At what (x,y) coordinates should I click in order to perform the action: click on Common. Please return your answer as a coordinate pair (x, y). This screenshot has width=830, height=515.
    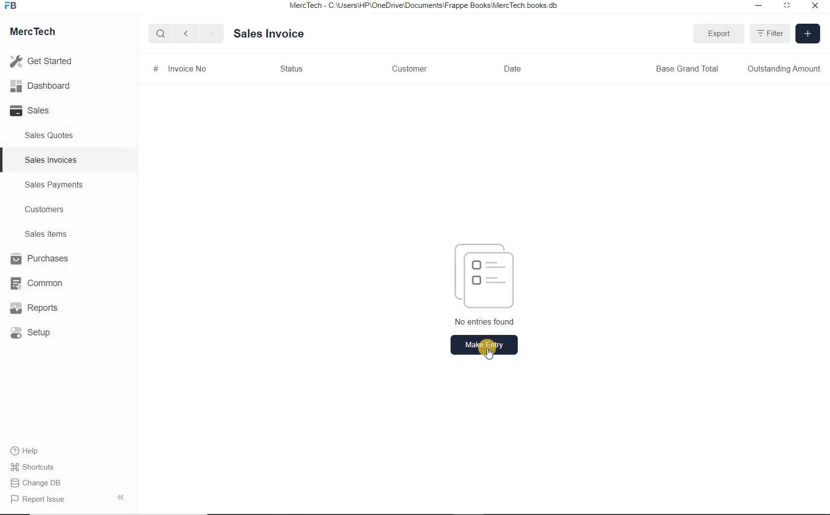
    Looking at the image, I should click on (41, 283).